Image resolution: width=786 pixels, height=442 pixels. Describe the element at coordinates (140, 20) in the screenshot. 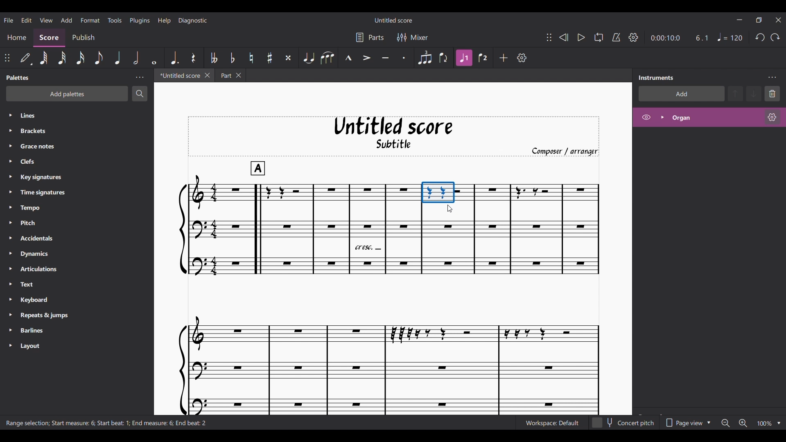

I see `Plugins menu` at that location.